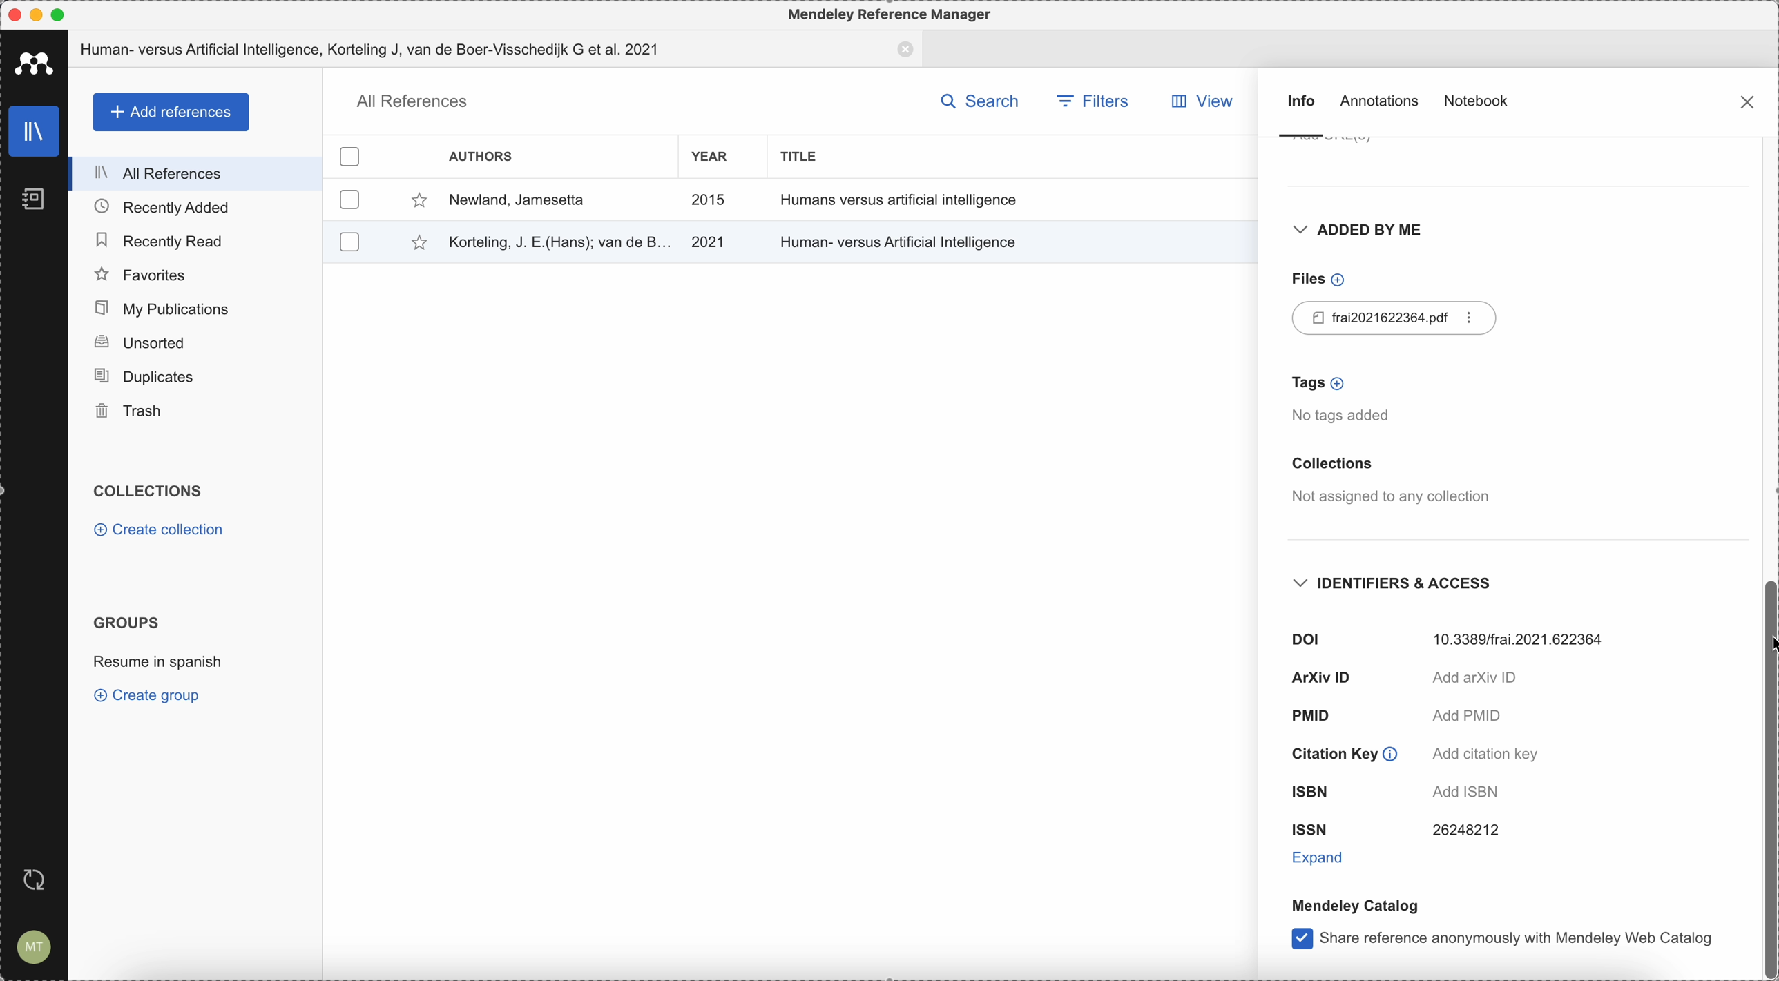  What do you see at coordinates (1382, 104) in the screenshot?
I see `annotations` at bounding box center [1382, 104].